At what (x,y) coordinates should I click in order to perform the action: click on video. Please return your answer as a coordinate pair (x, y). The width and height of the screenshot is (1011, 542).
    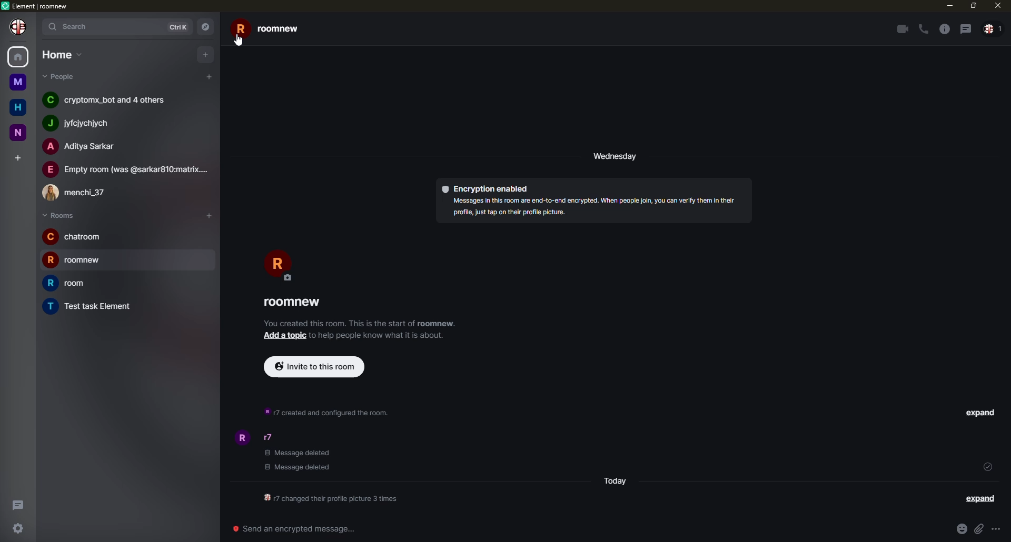
    Looking at the image, I should click on (900, 29).